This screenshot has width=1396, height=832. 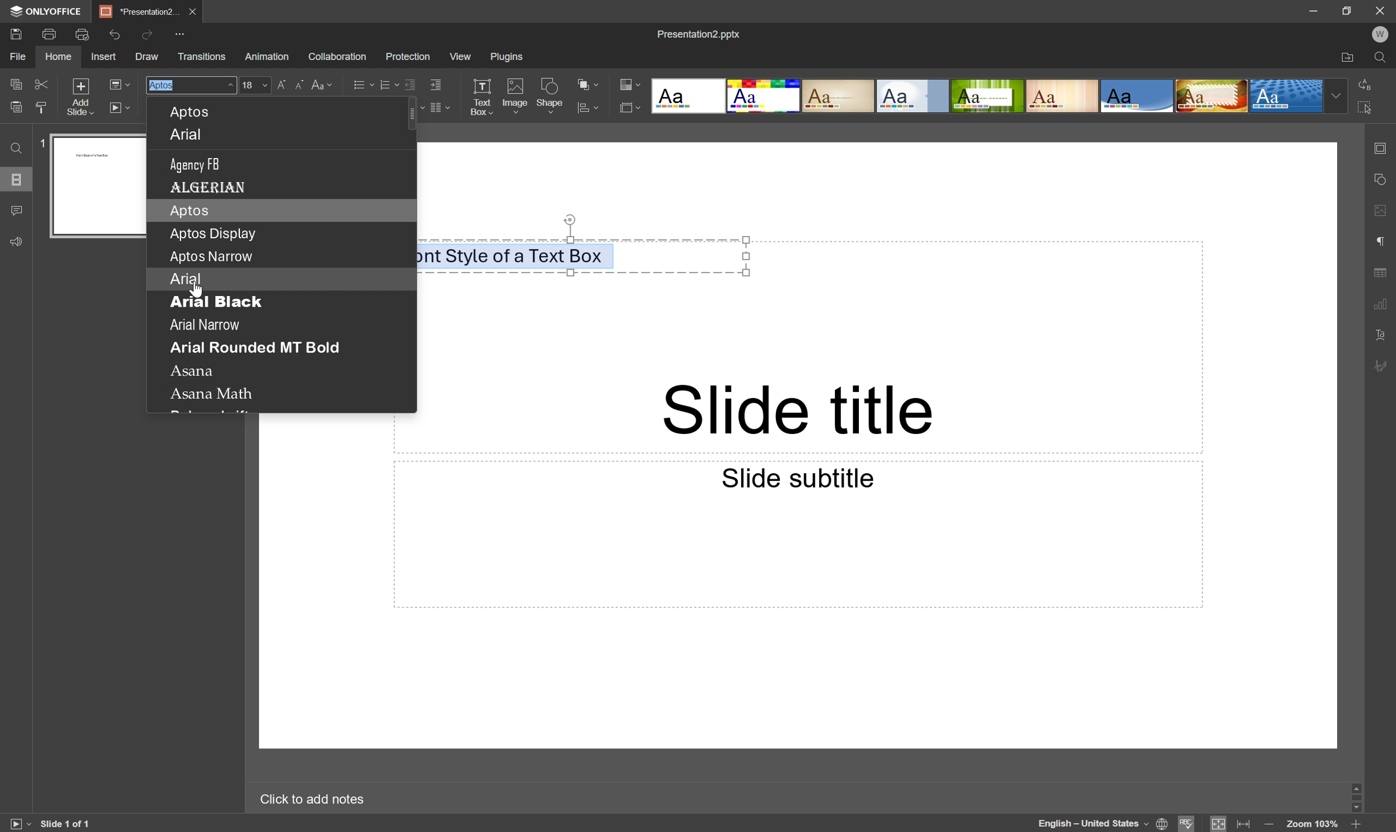 I want to click on Open file location, so click(x=1350, y=56).